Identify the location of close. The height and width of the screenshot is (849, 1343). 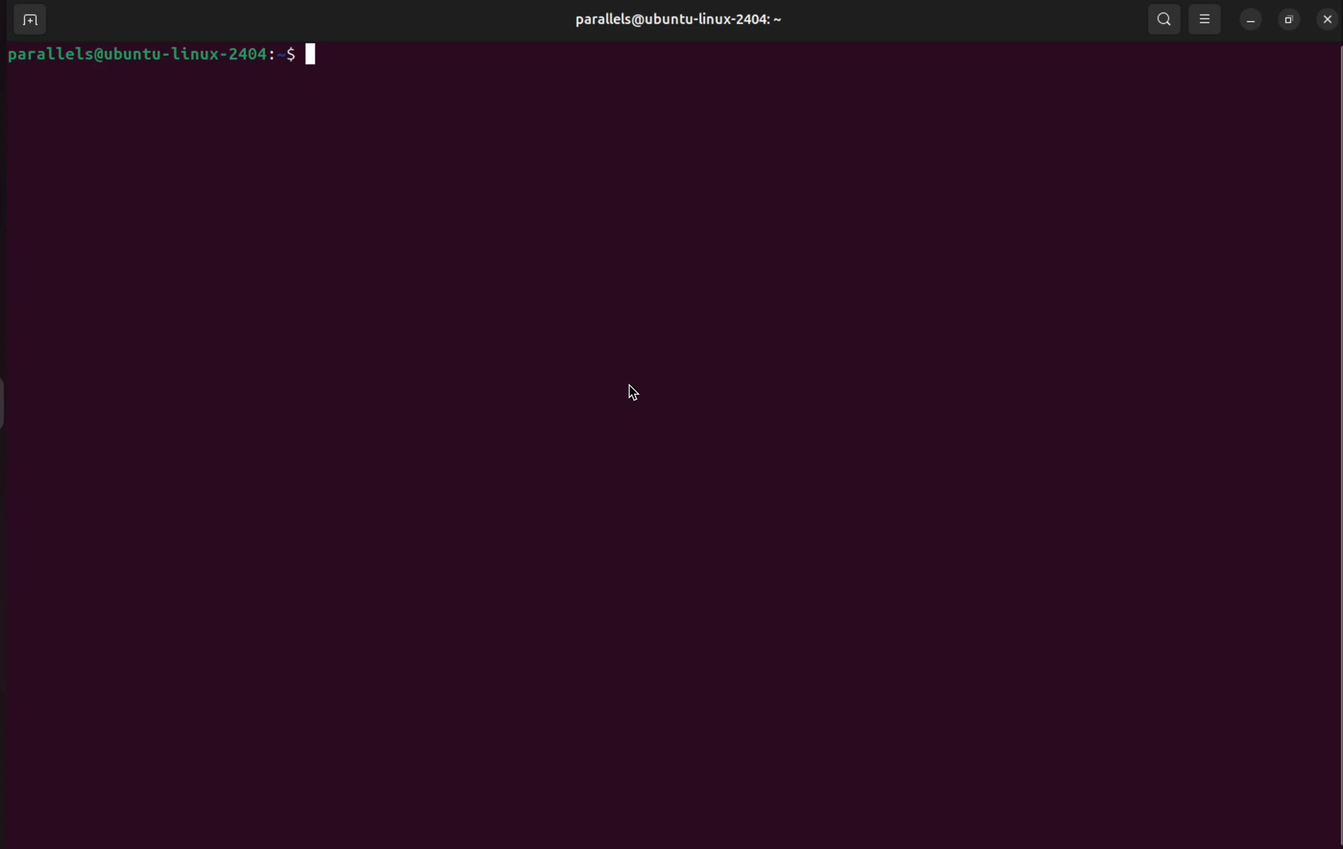
(1326, 18).